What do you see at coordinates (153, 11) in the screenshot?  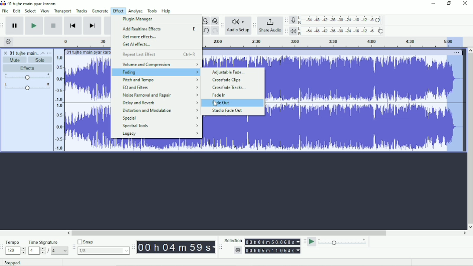 I see `Tools` at bounding box center [153, 11].